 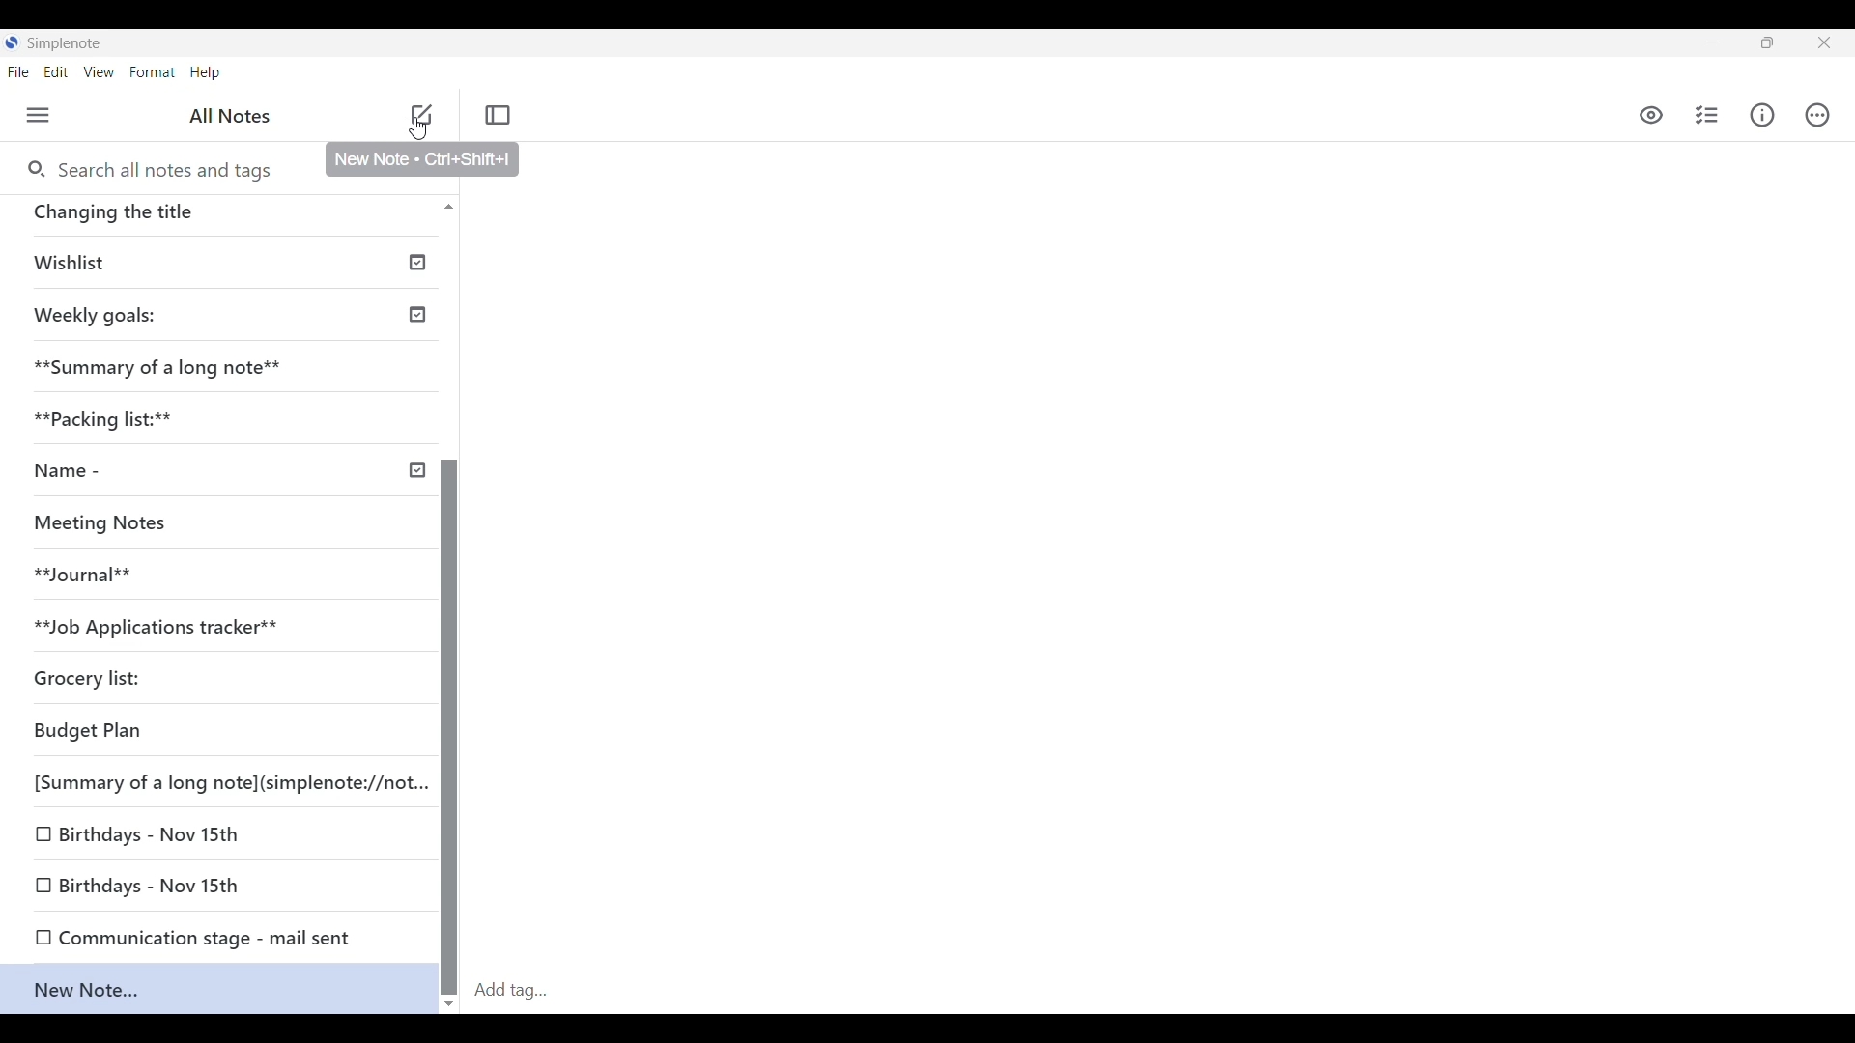 I want to click on Journal, so click(x=80, y=570).